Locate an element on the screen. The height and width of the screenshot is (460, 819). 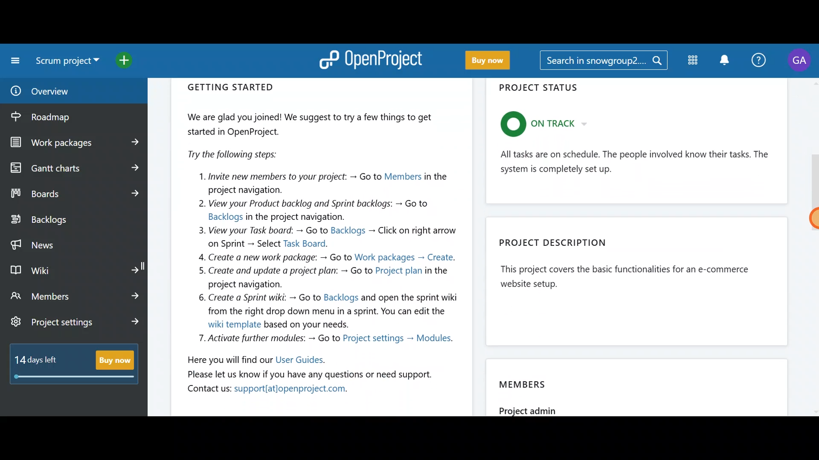
Wiki is located at coordinates (74, 268).